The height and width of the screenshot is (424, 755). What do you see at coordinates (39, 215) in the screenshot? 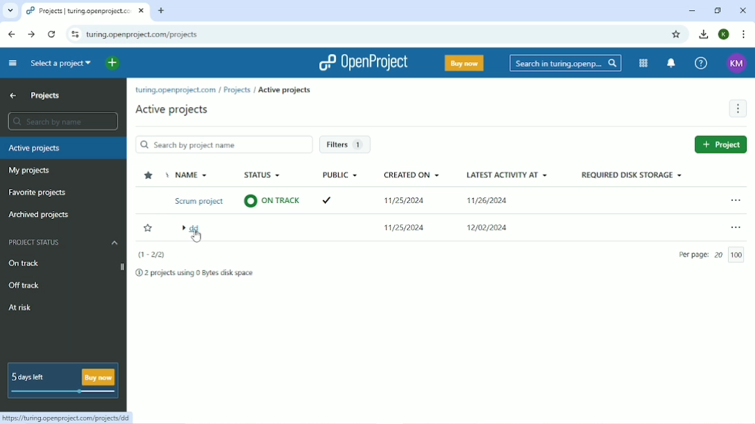
I see `Archived projects` at bounding box center [39, 215].